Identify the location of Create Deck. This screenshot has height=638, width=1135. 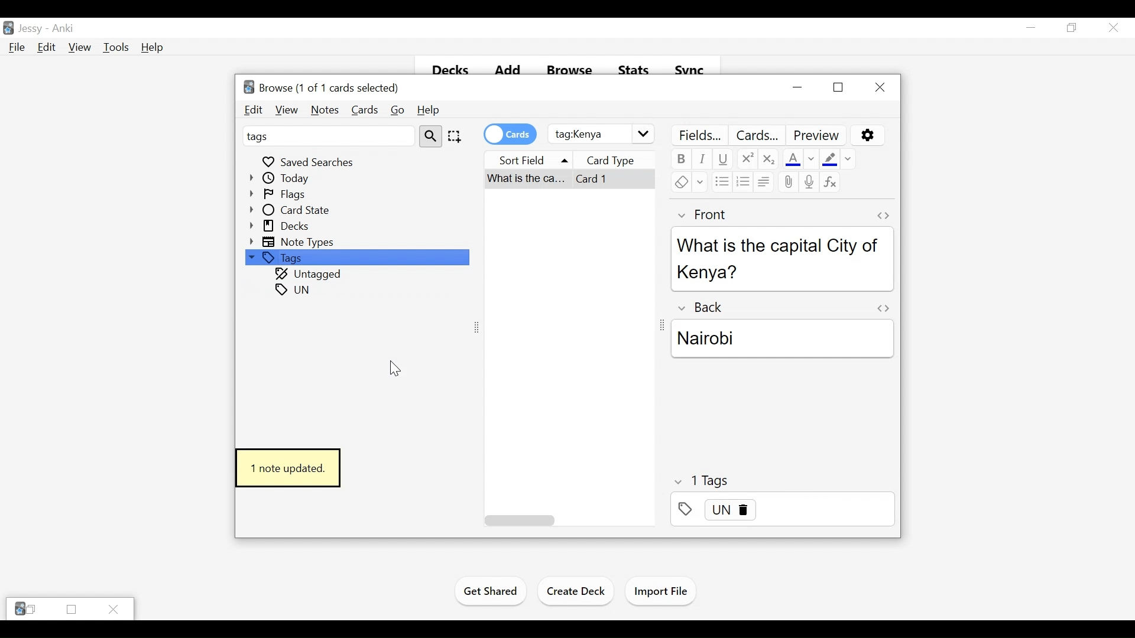
(577, 591).